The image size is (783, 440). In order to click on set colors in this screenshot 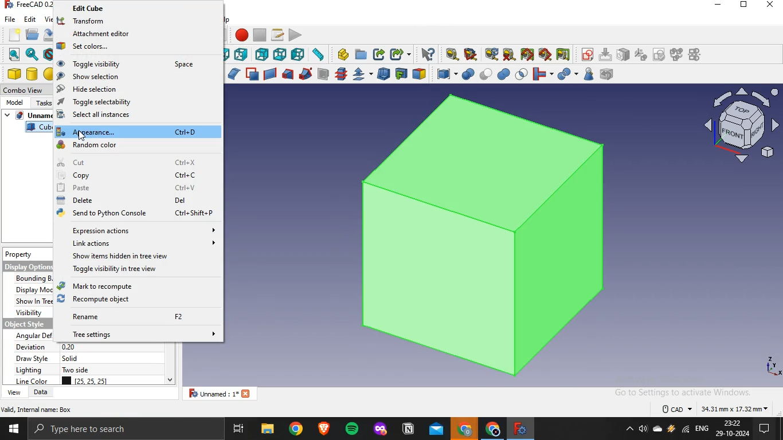, I will do `click(131, 46)`.